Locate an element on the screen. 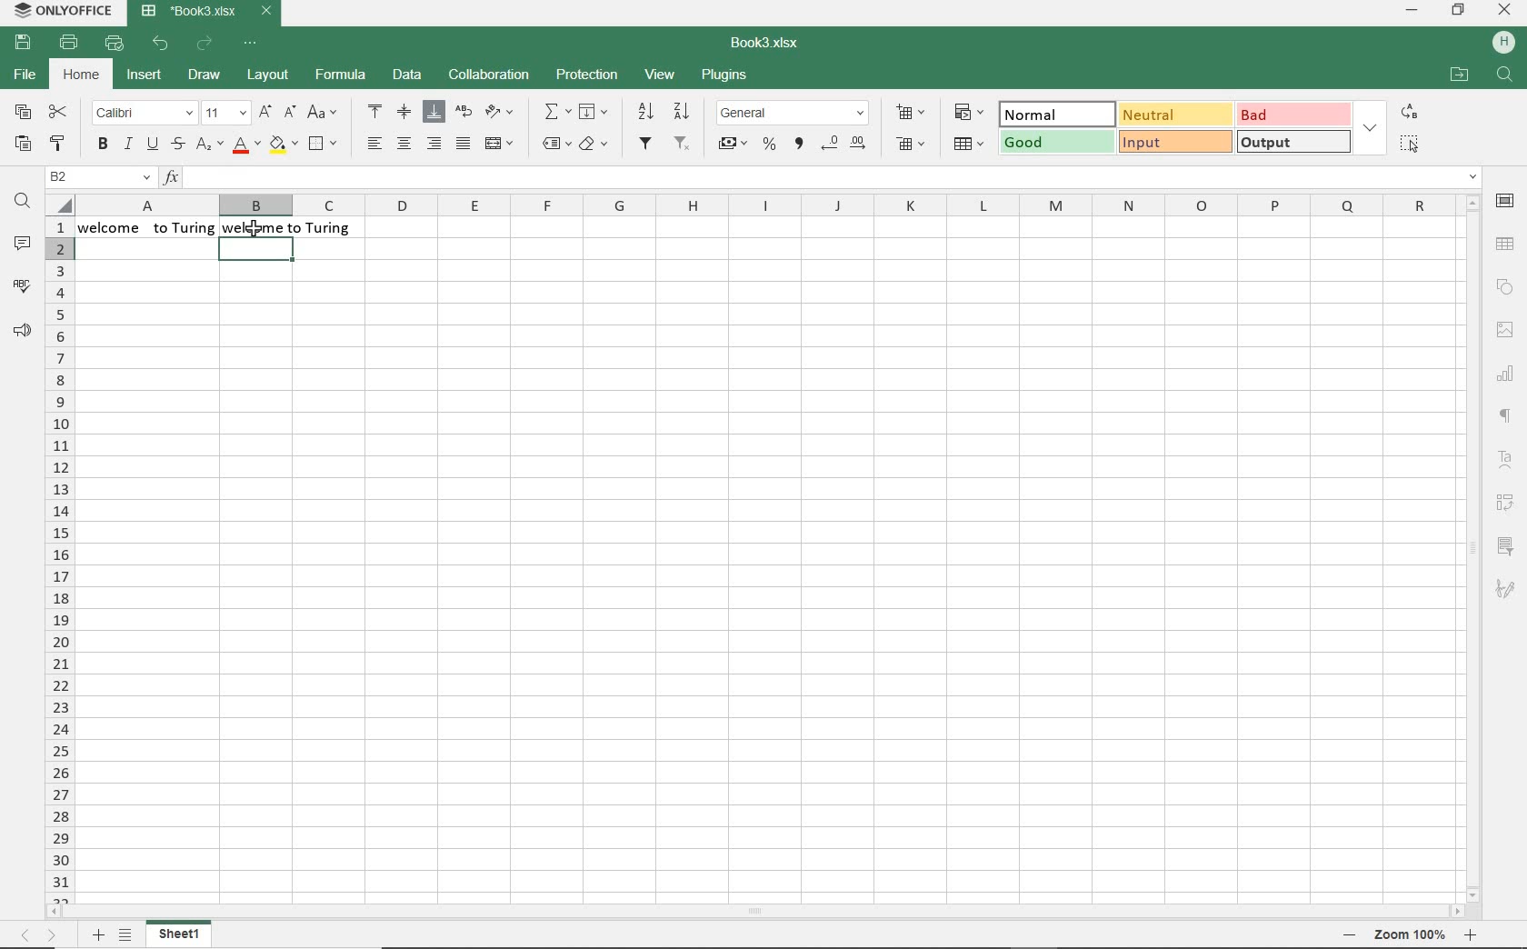 This screenshot has width=1527, height=949. align left is located at coordinates (375, 143).